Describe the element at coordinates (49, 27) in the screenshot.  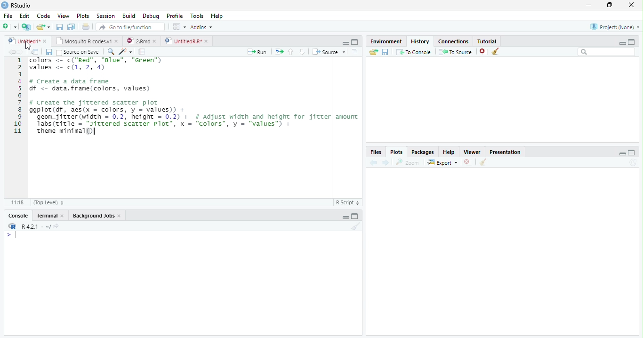
I see `Open recent files` at that location.